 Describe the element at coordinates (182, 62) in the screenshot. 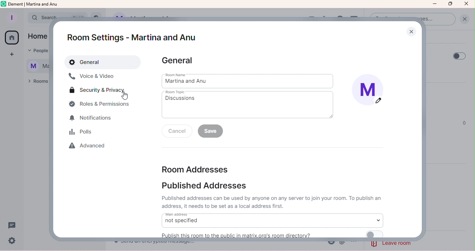

I see `General` at that location.